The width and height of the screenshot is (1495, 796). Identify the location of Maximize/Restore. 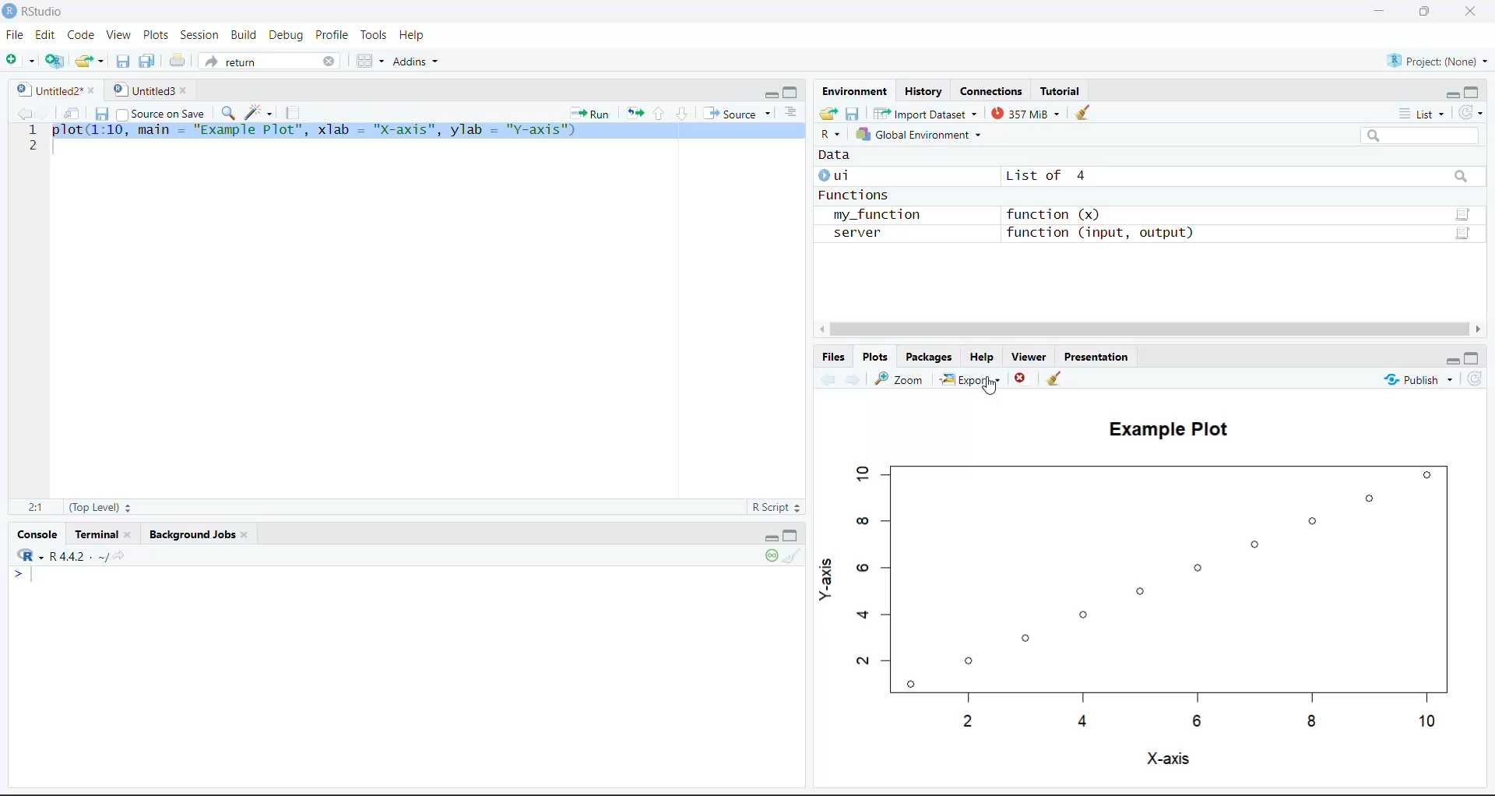
(1474, 358).